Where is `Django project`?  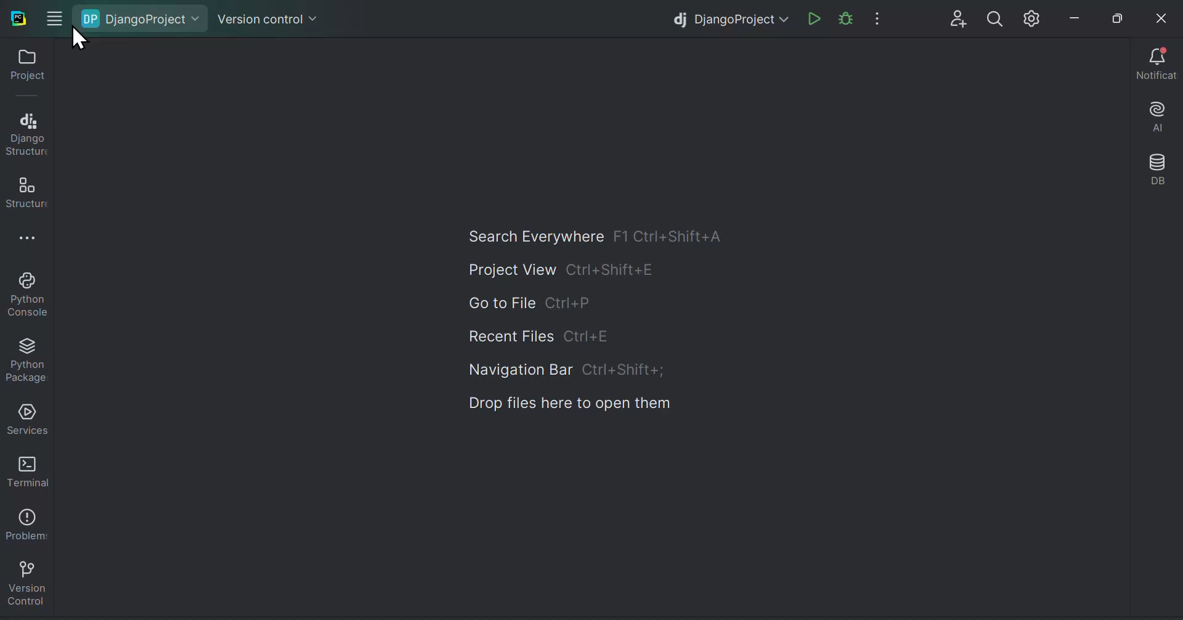
Django project is located at coordinates (730, 17).